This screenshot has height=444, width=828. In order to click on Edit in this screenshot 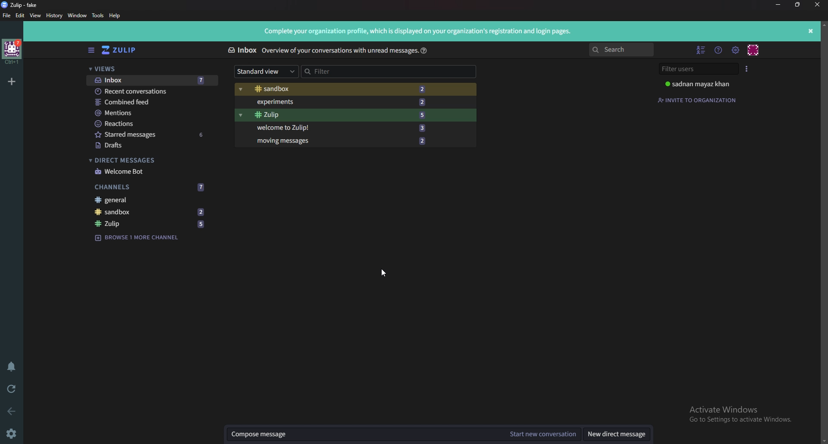, I will do `click(20, 16)`.